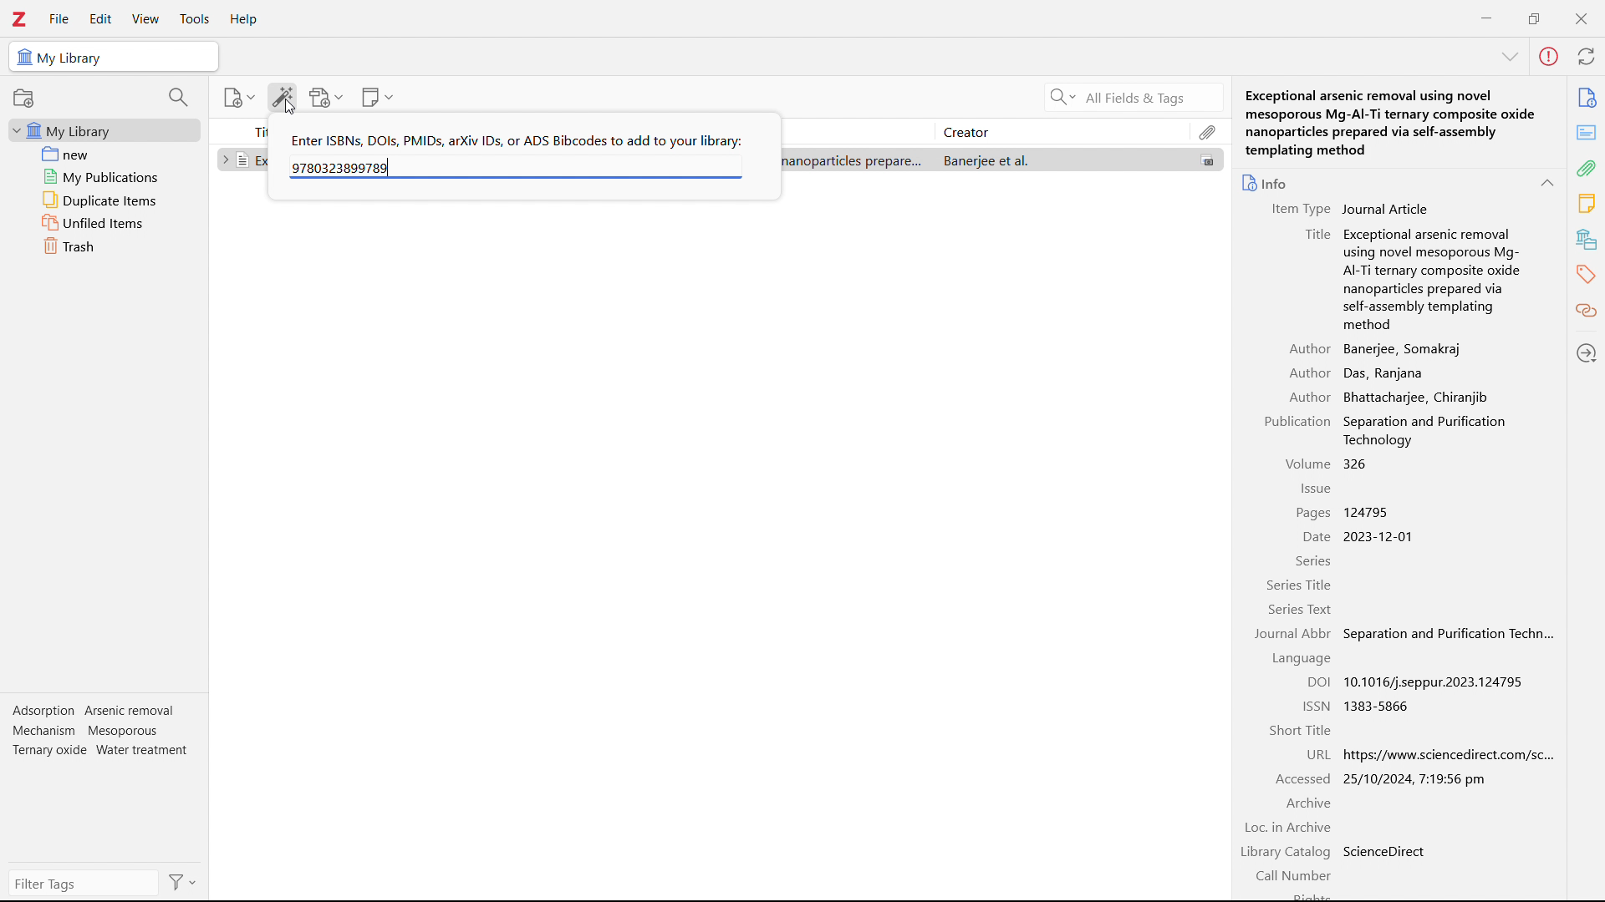 Image resolution: width=1605 pixels, height=902 pixels. What do you see at coordinates (1303, 778) in the screenshot?
I see `accessed` at bounding box center [1303, 778].